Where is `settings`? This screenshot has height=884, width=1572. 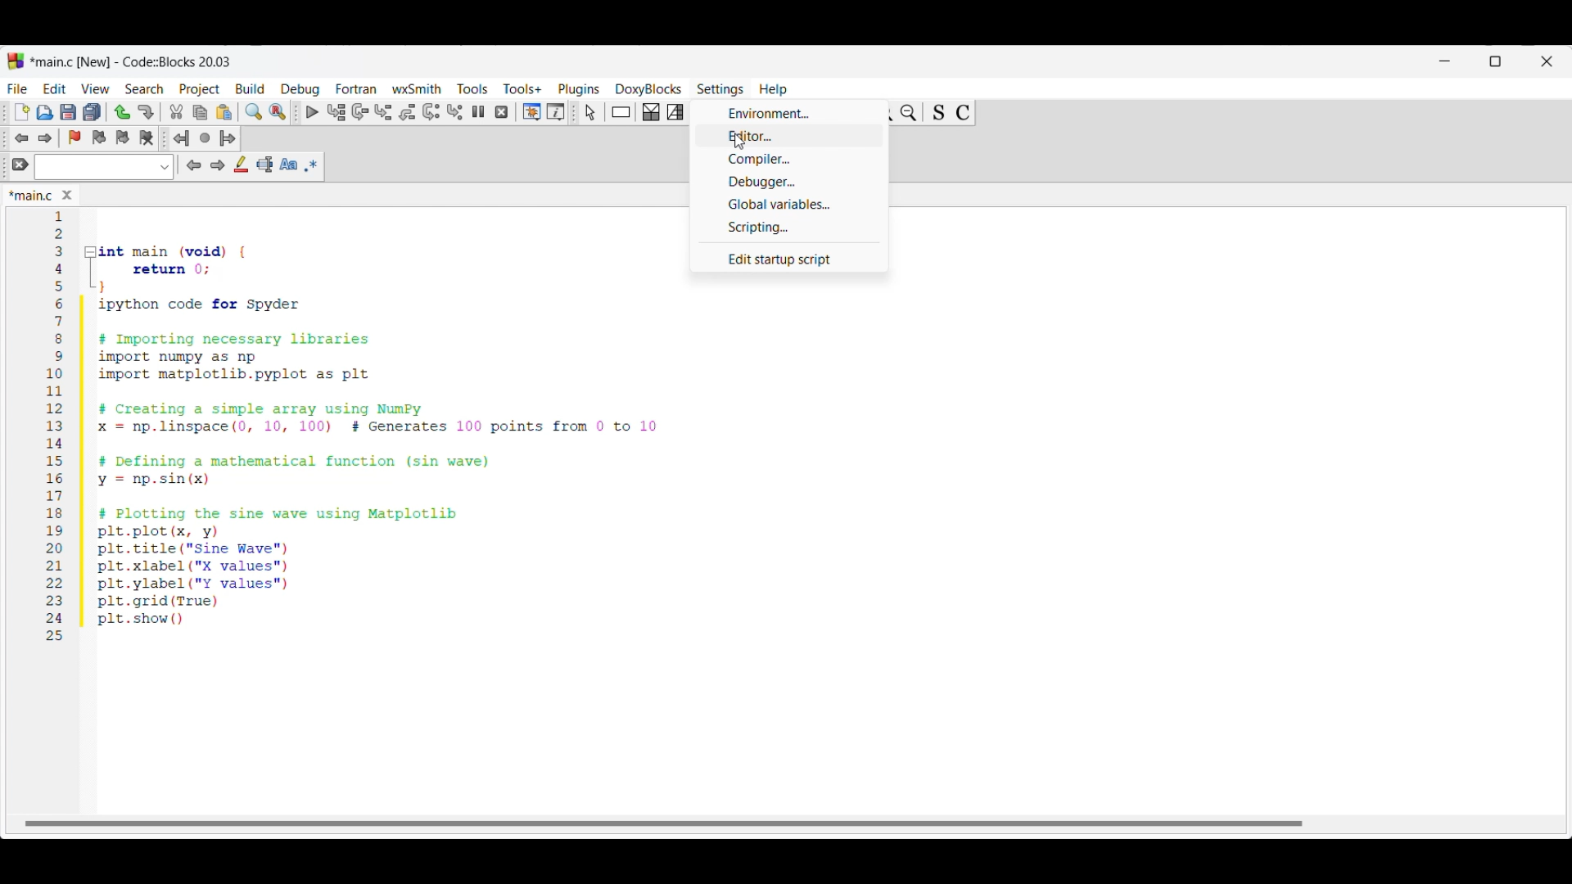
settings is located at coordinates (722, 89).